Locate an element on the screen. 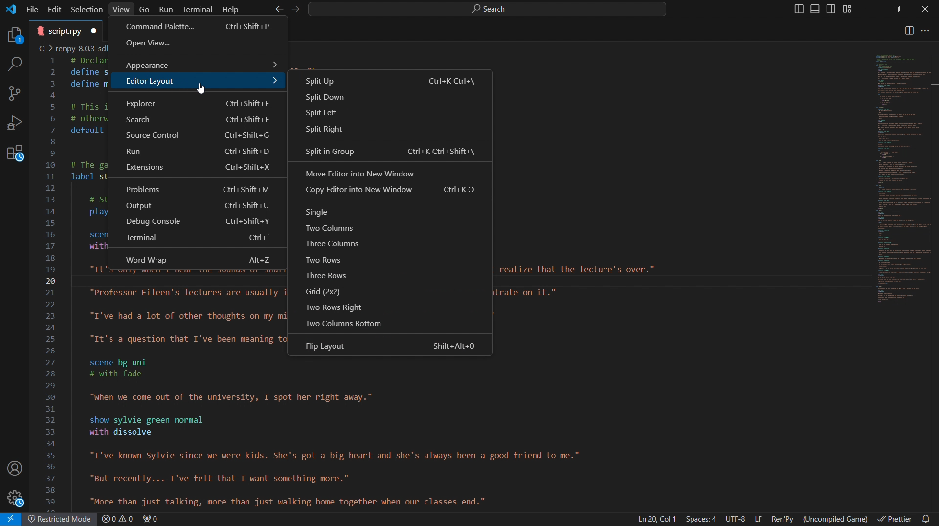 The height and width of the screenshot is (526, 939). Problems   ctrl+shift+M is located at coordinates (198, 188).